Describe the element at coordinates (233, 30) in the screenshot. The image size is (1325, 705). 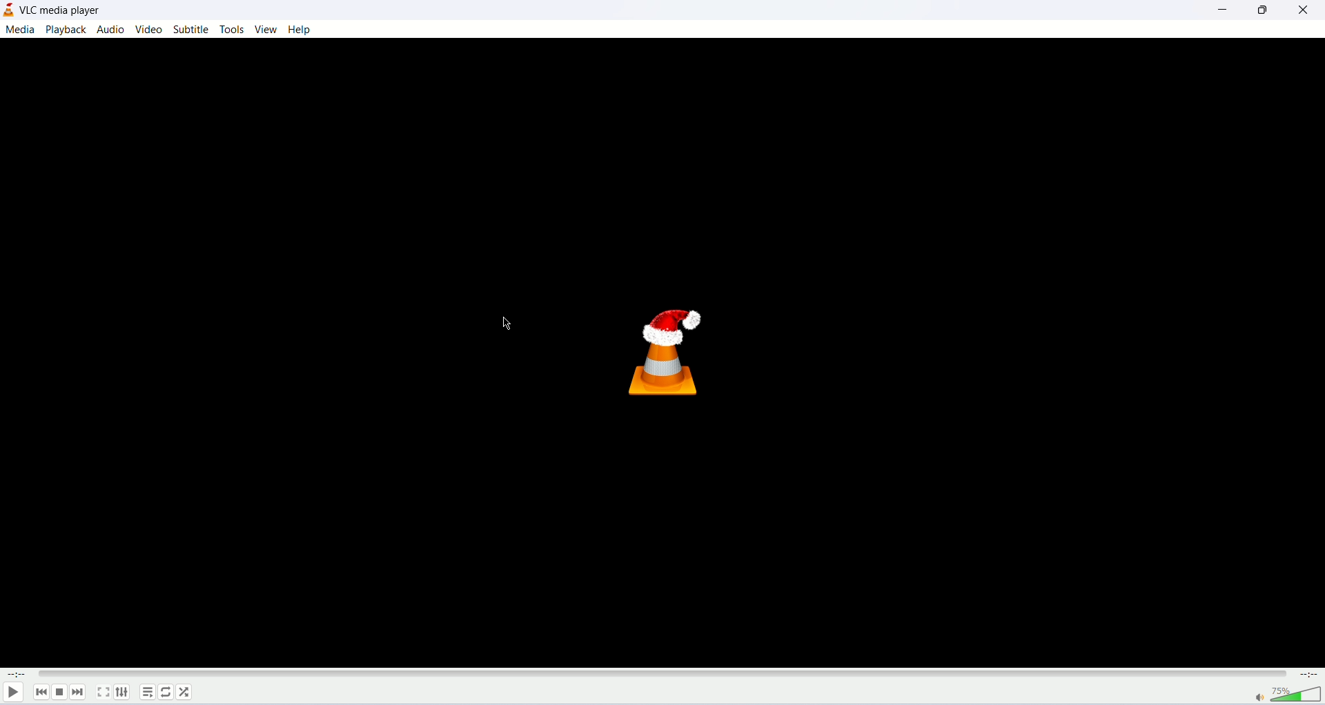
I see `tools` at that location.